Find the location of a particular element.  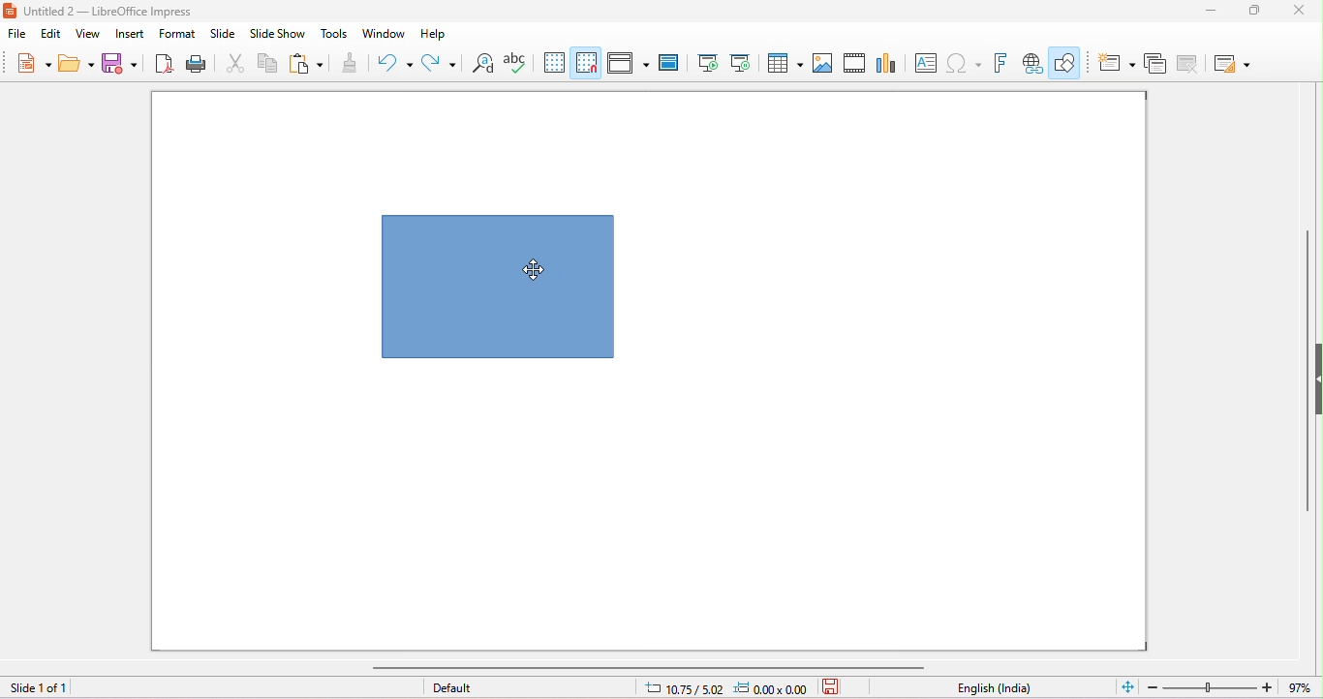

help is located at coordinates (436, 34).